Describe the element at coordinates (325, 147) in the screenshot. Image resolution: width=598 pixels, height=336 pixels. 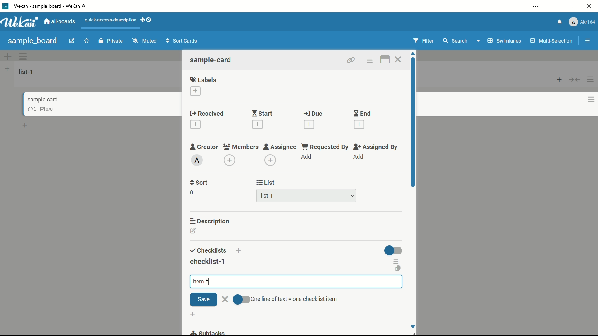
I see `requested by` at that location.